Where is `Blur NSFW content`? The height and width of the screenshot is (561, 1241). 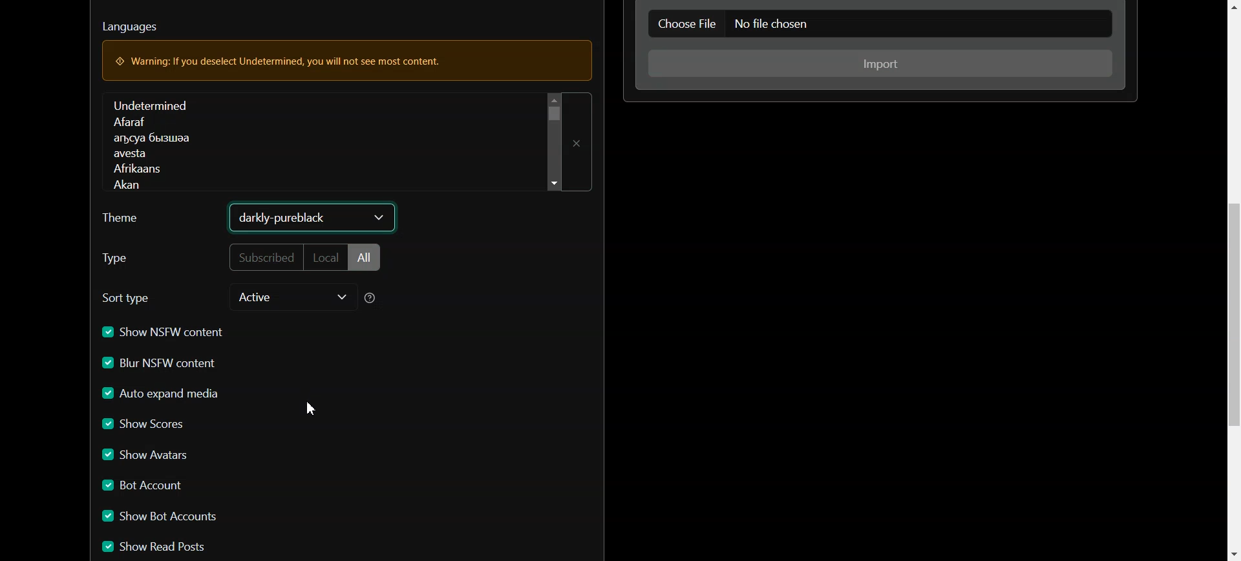 Blur NSFW content is located at coordinates (162, 365).